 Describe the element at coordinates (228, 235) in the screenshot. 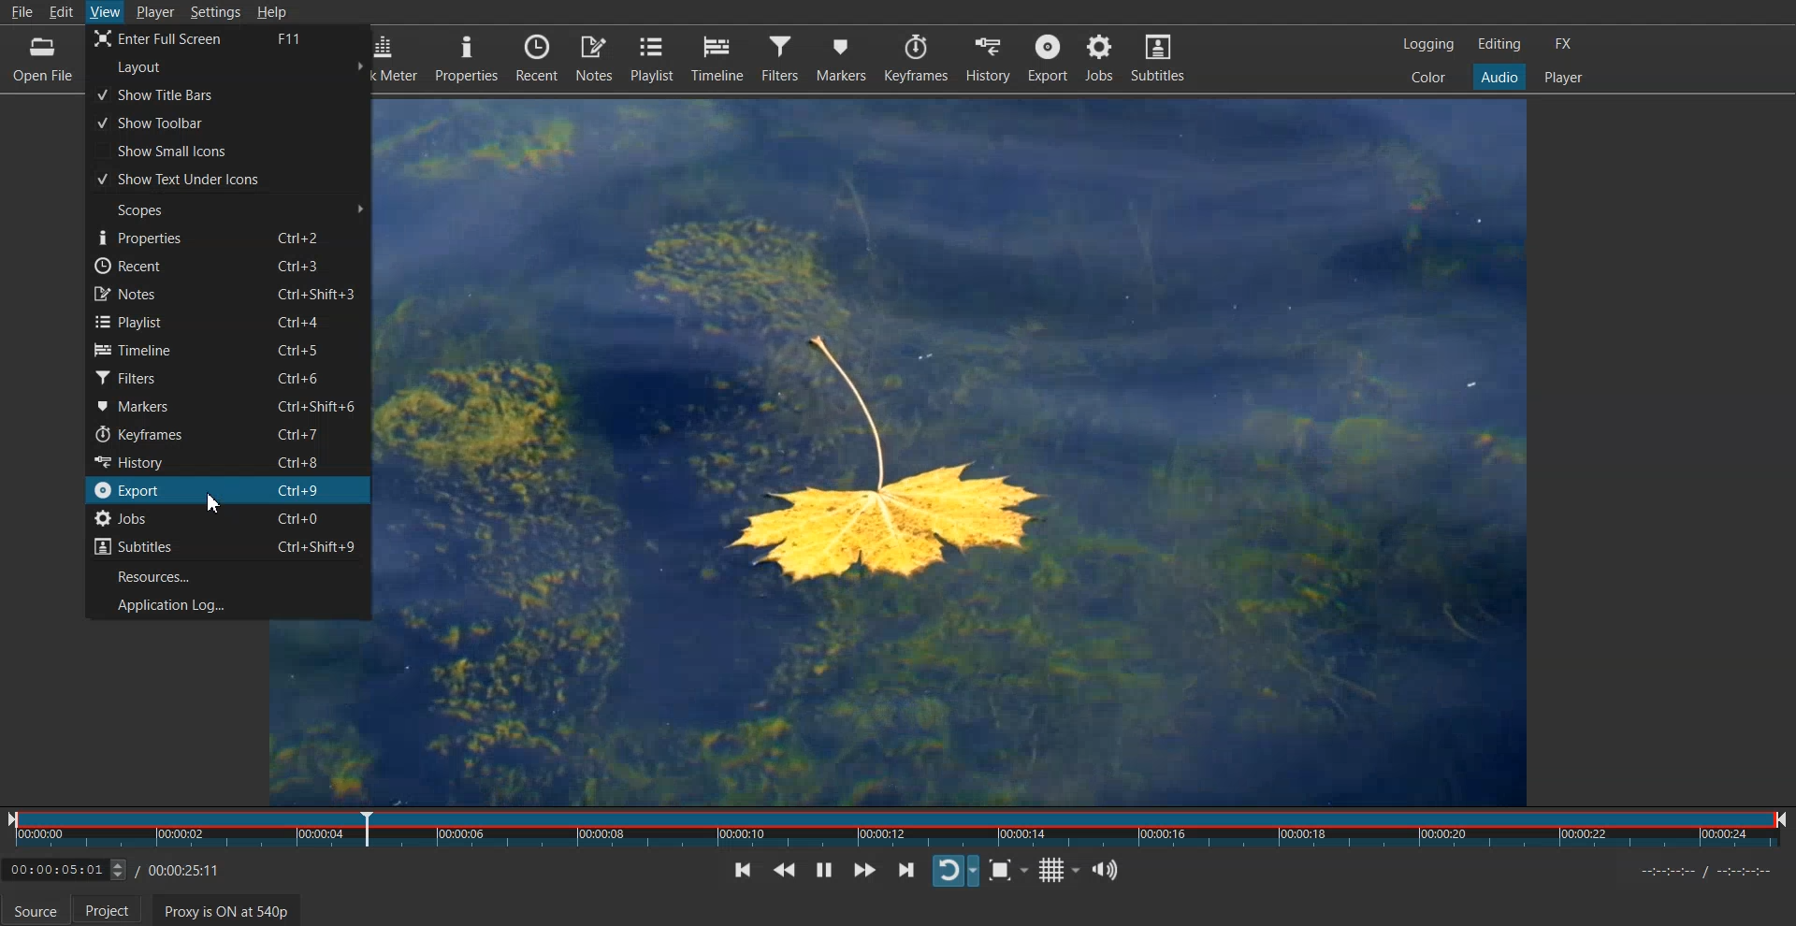

I see `Properties` at that location.